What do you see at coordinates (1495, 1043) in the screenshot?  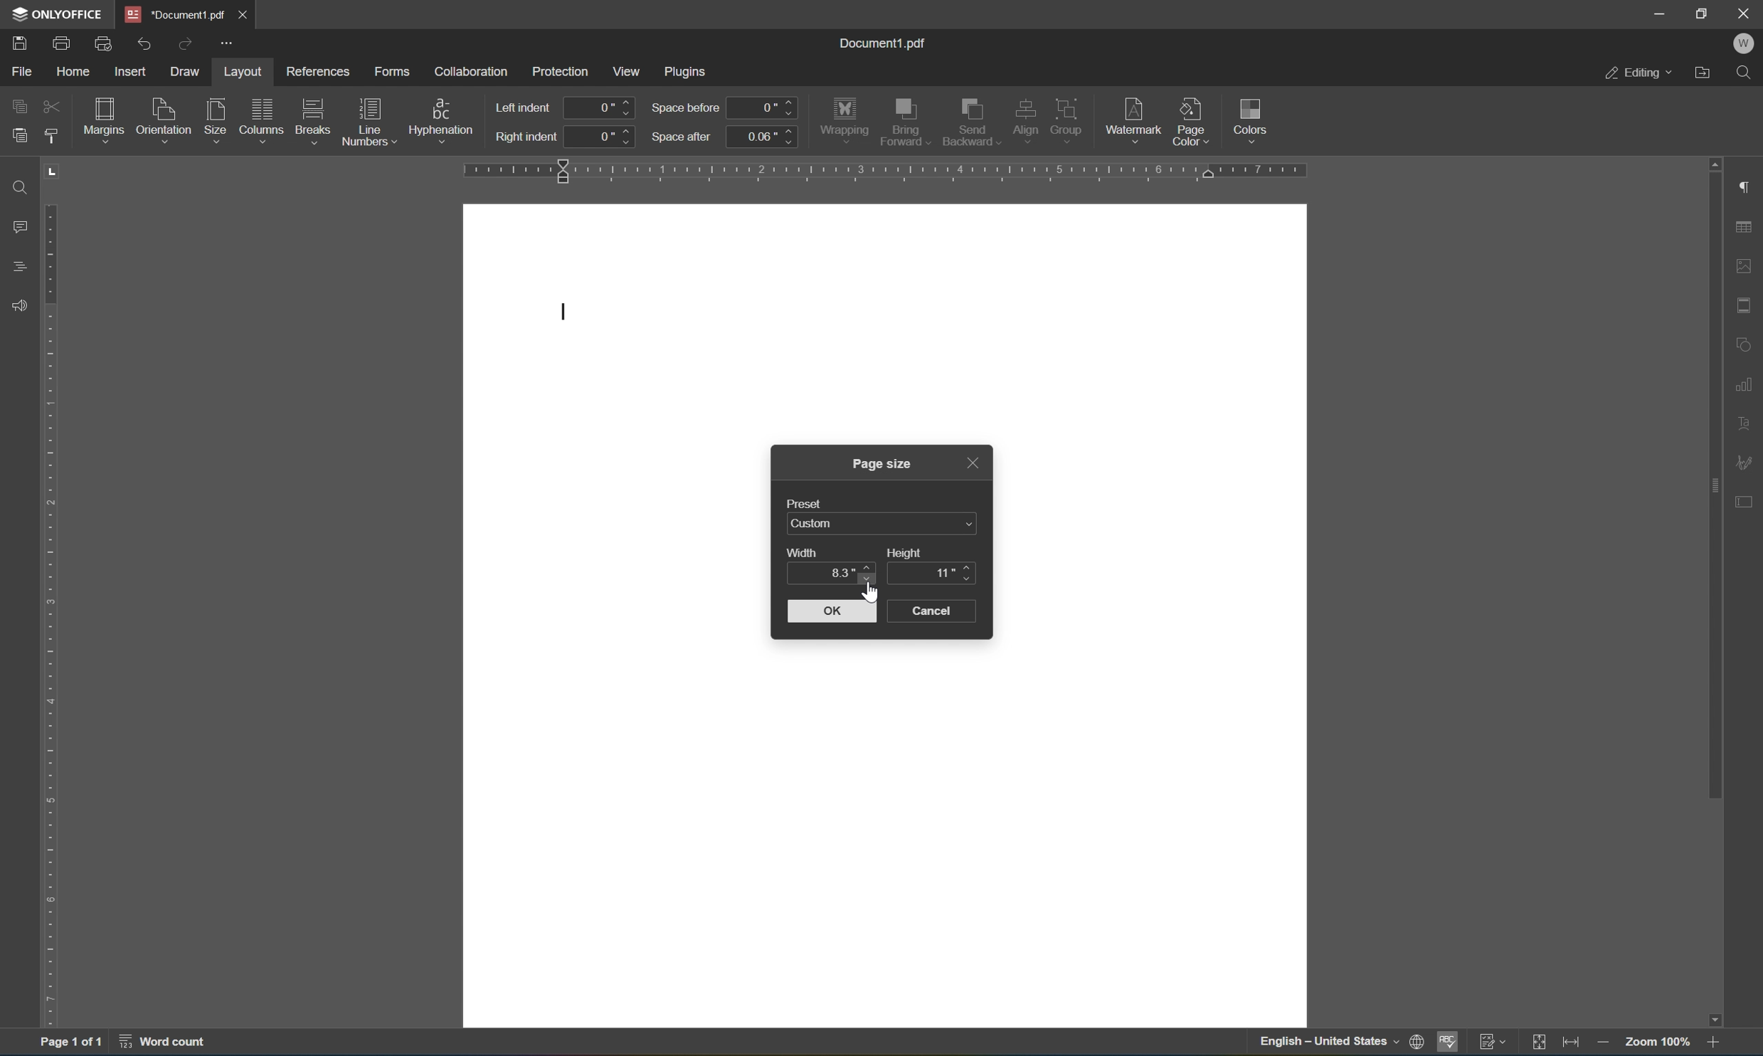 I see `track changes` at bounding box center [1495, 1043].